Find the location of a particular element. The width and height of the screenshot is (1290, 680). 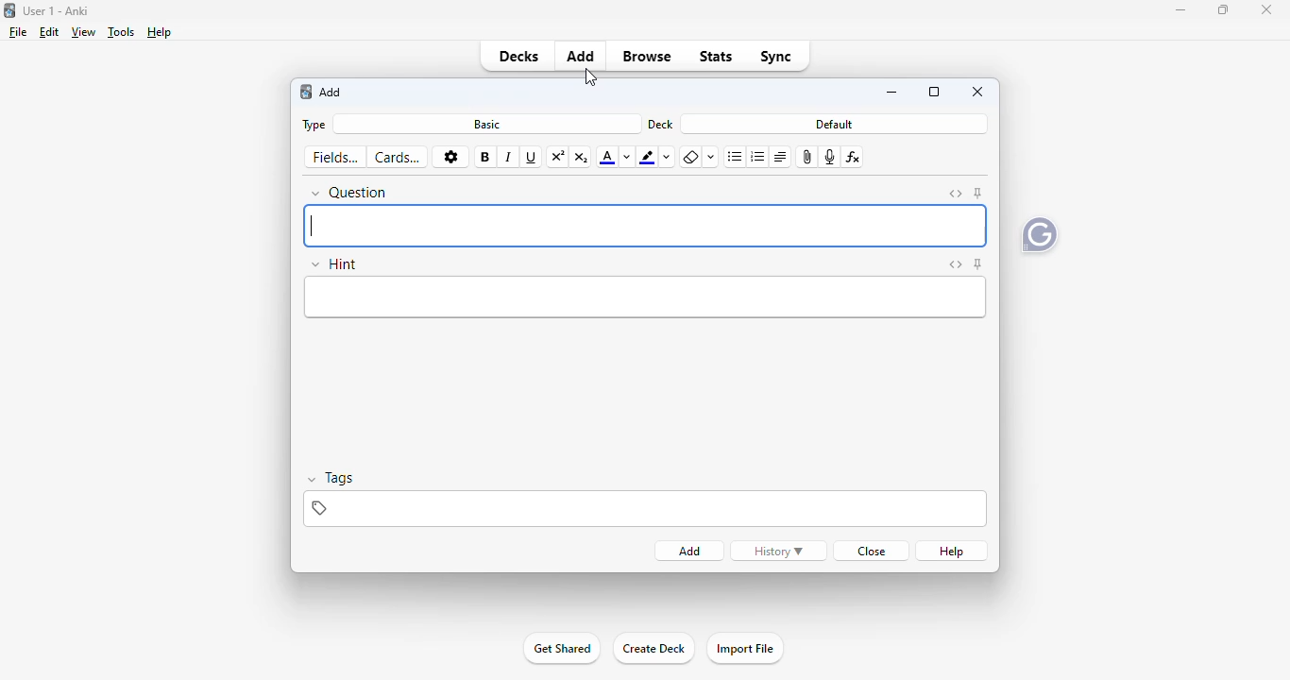

view is located at coordinates (84, 33).